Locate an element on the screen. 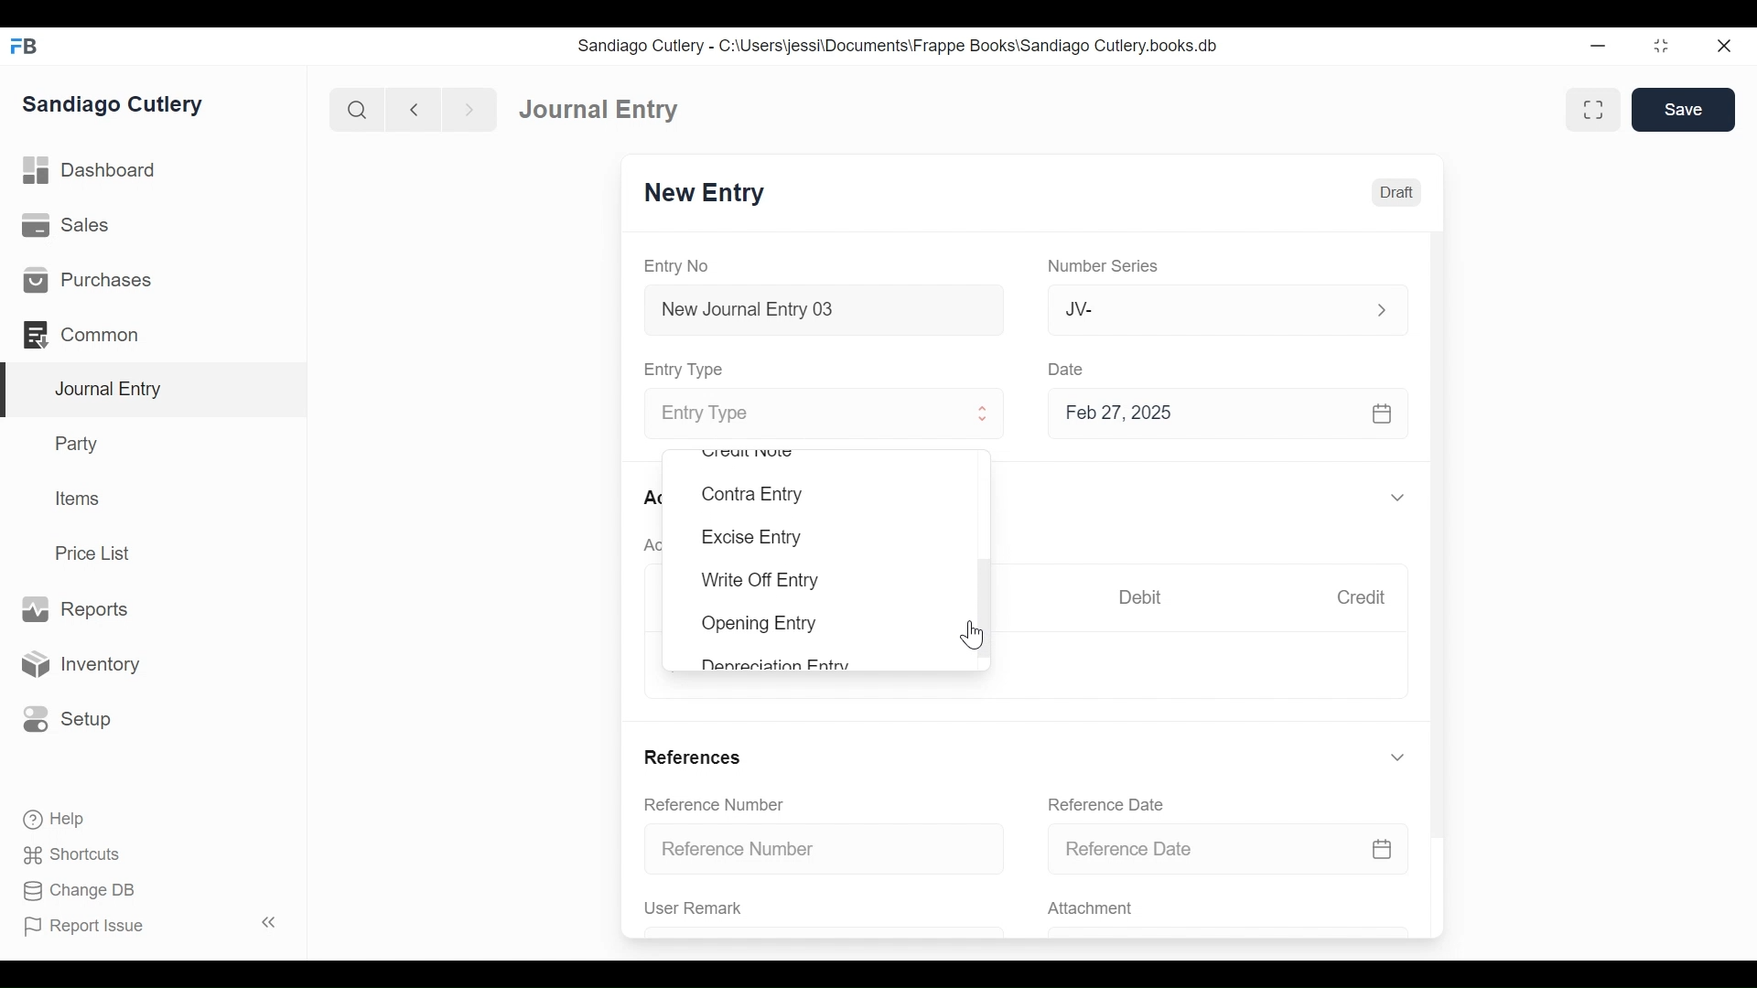  Navigate back is located at coordinates (412, 110).